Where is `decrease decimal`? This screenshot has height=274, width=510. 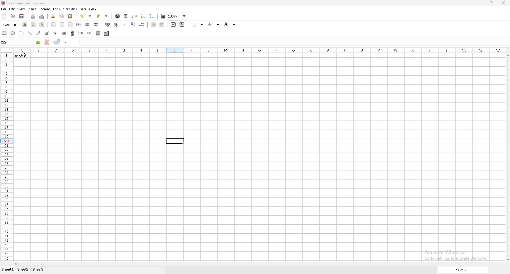 decrease decimal is located at coordinates (142, 25).